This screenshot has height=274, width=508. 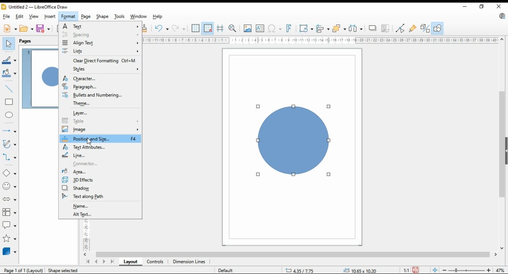 I want to click on symbol shapes, so click(x=9, y=186).